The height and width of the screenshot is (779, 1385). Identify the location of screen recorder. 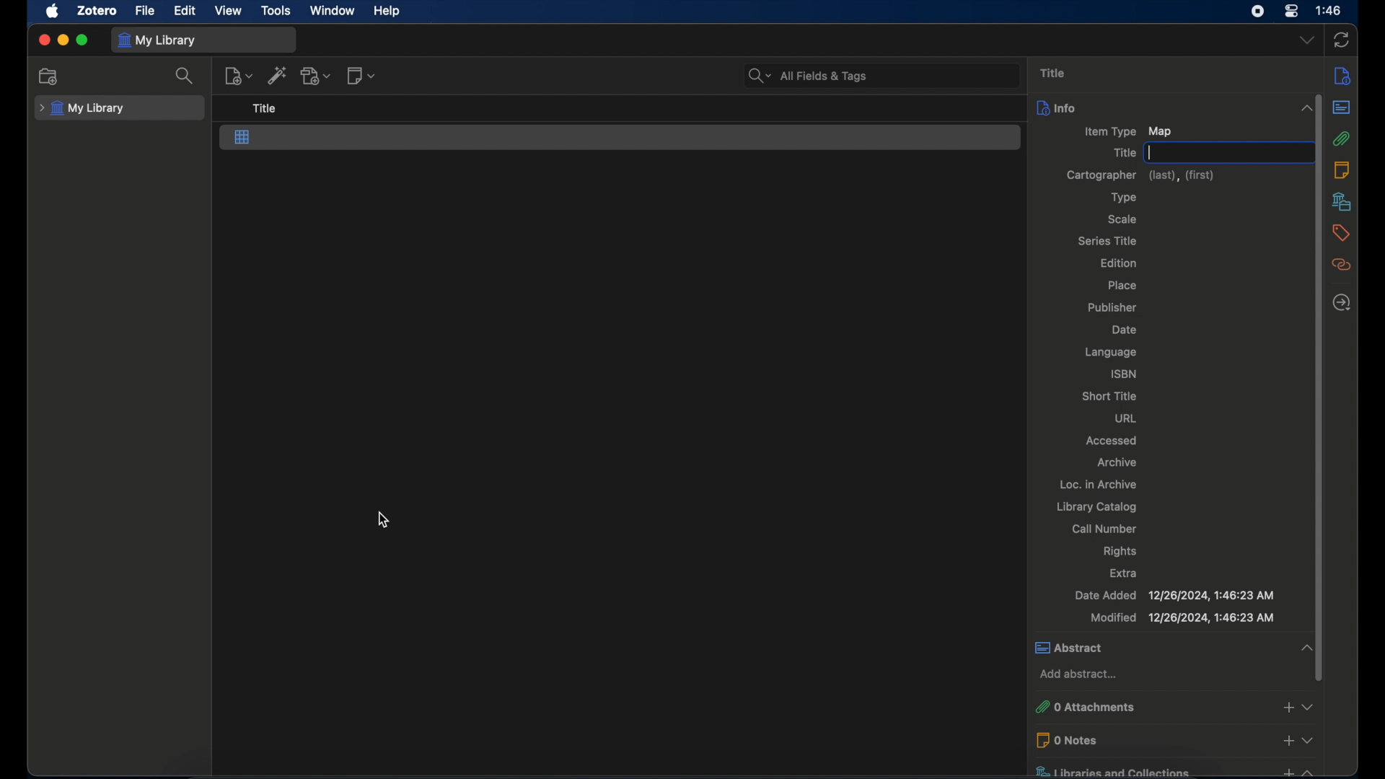
(1258, 12).